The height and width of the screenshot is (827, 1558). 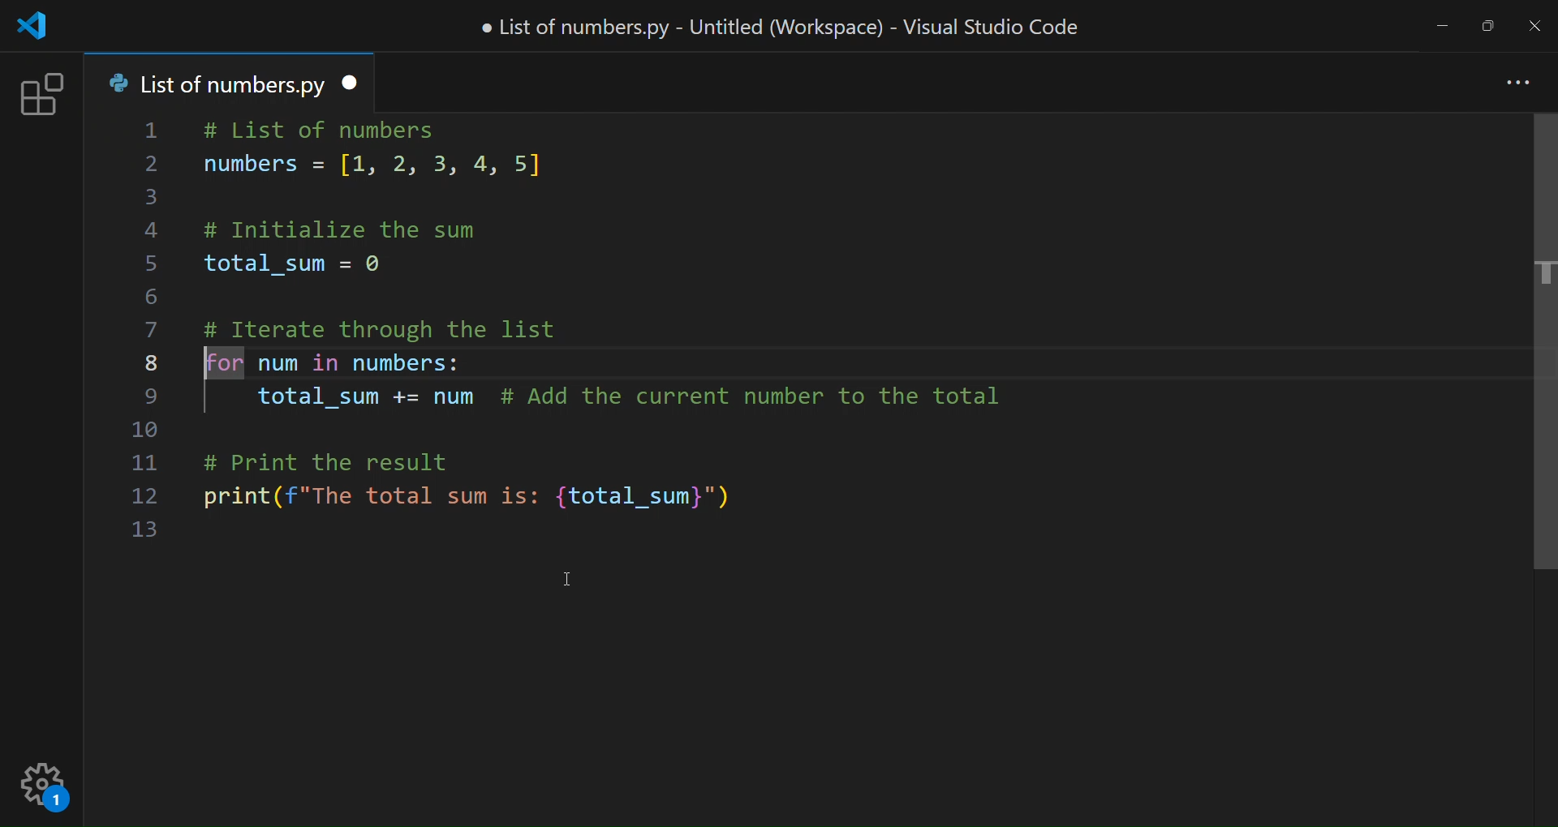 I want to click on setting, so click(x=49, y=779).